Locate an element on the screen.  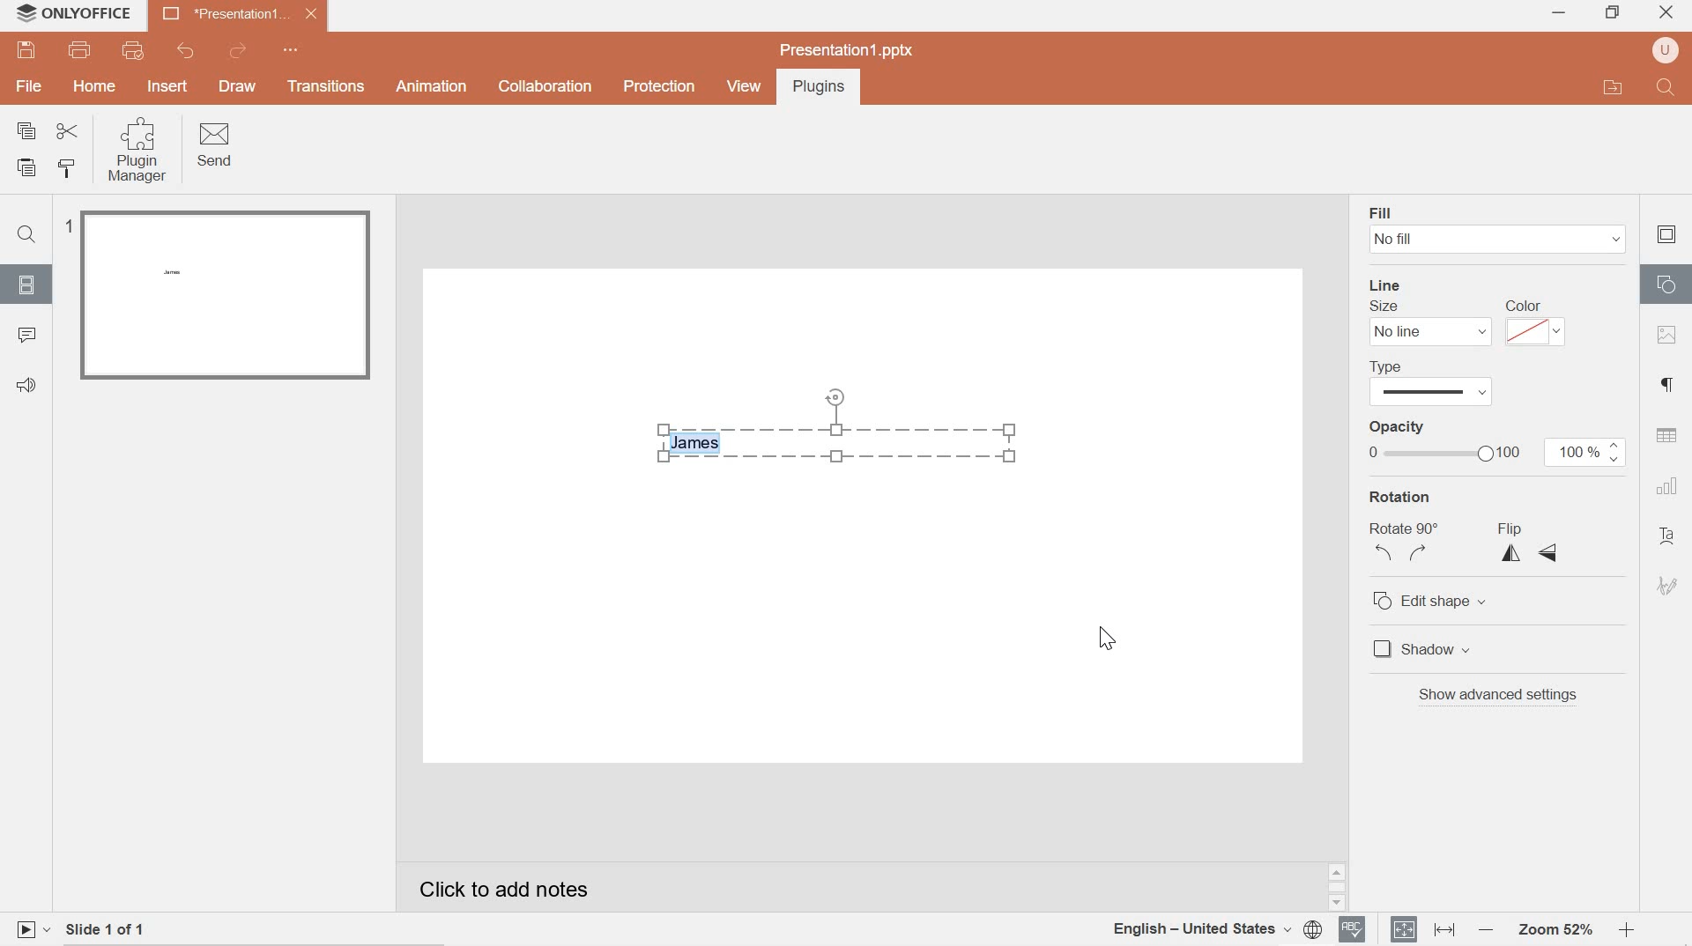
edit shape is located at coordinates (1458, 600).